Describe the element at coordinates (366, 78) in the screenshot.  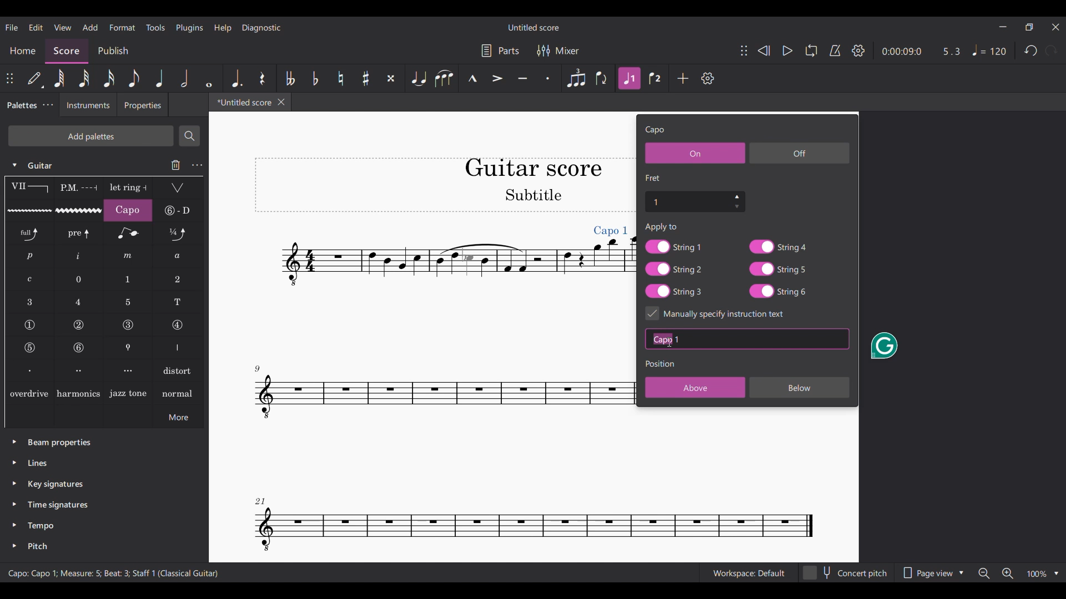
I see `Toggle sharp` at that location.